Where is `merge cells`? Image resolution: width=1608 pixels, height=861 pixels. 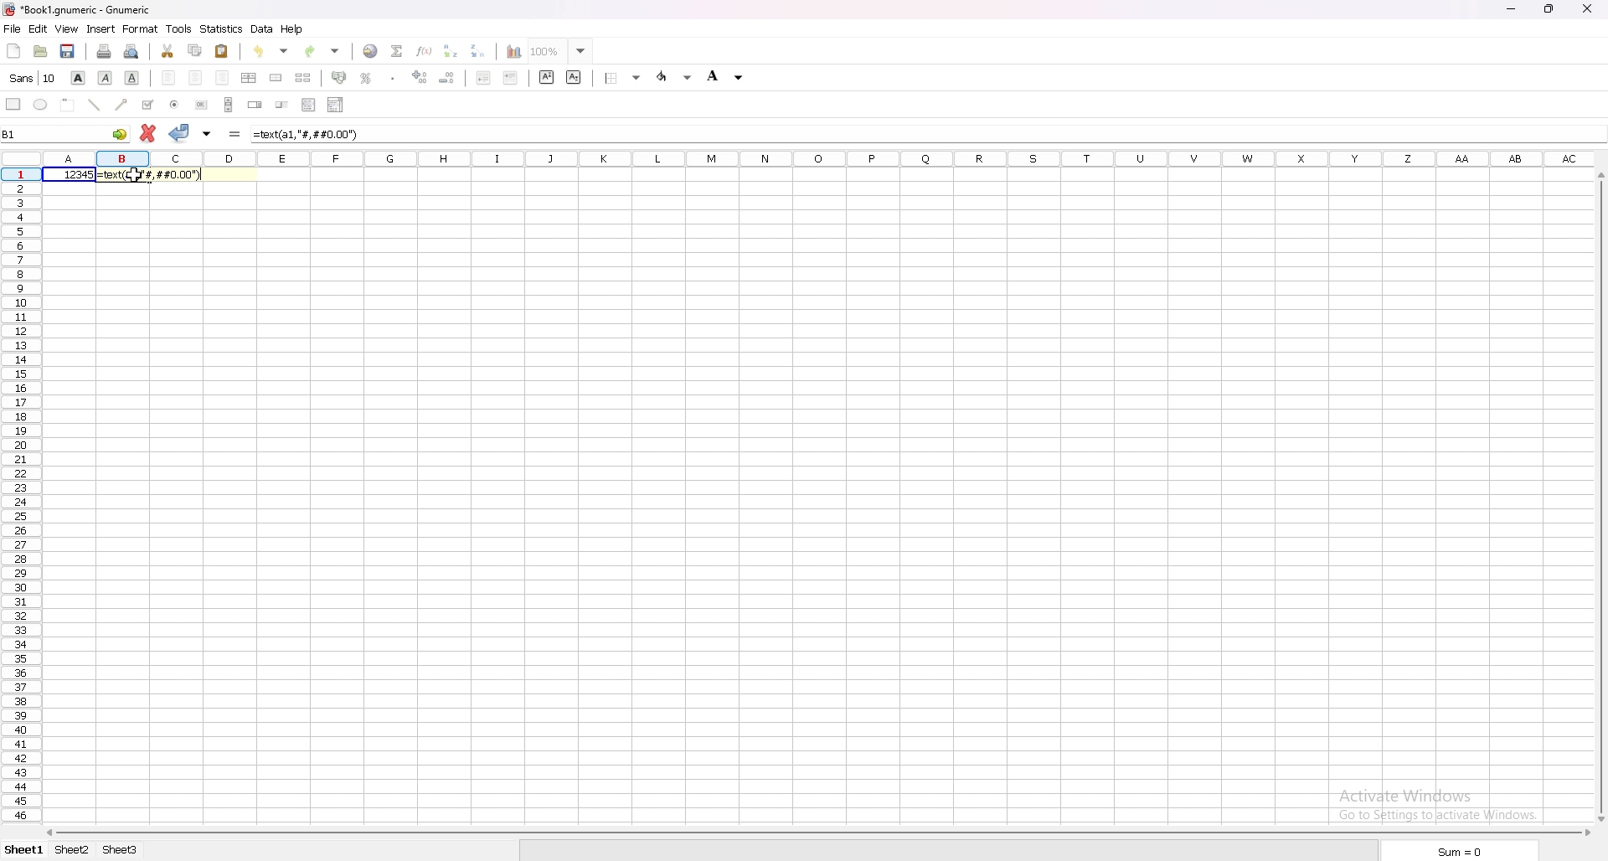 merge cells is located at coordinates (276, 78).